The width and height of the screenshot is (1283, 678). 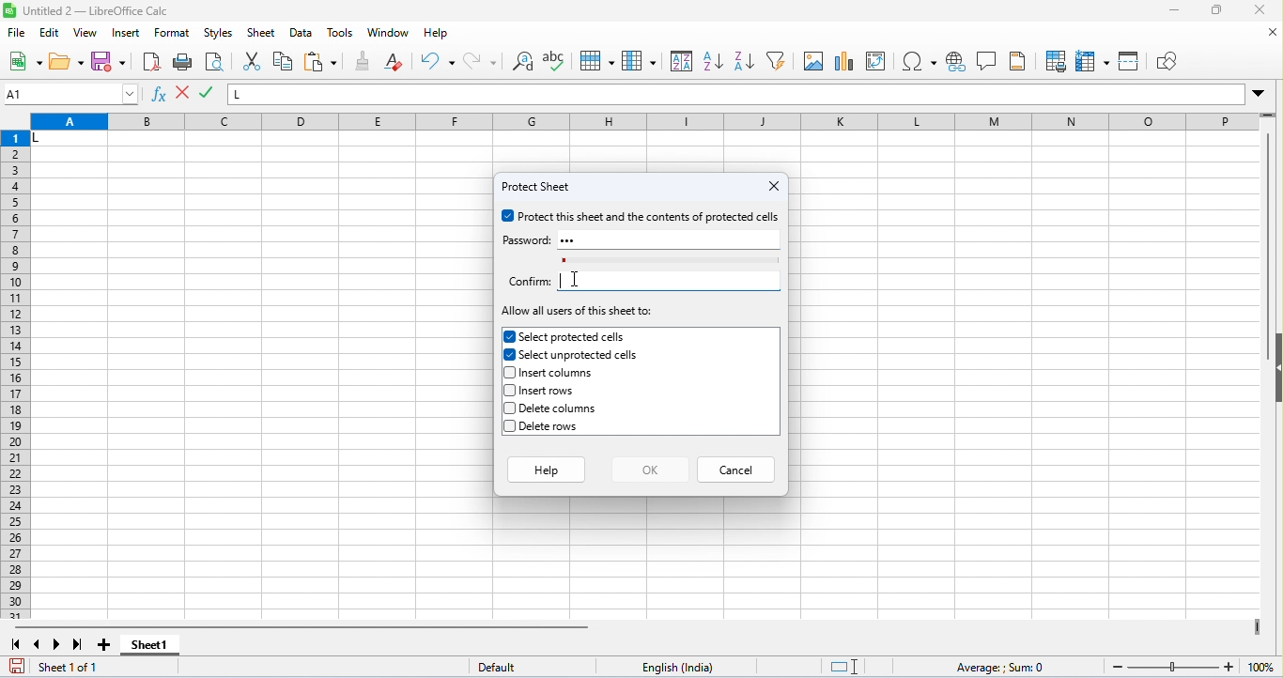 I want to click on drag to view next columns, so click(x=1257, y=626).